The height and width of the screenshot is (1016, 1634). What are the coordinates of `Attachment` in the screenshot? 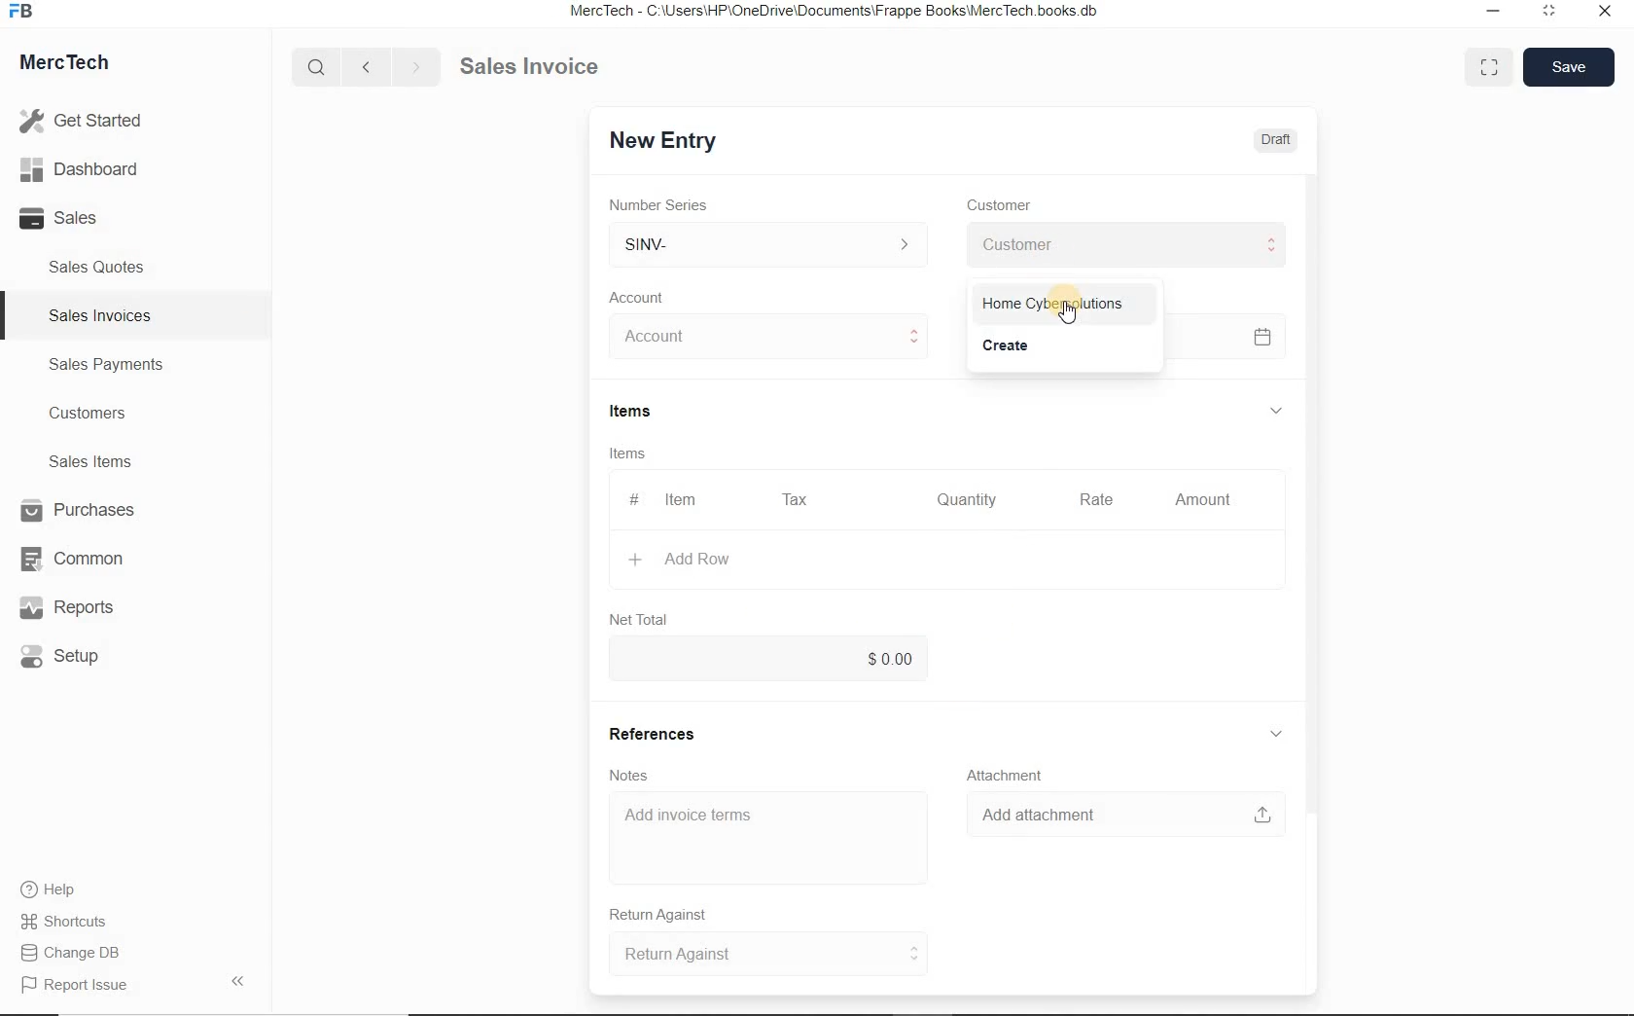 It's located at (1007, 776).